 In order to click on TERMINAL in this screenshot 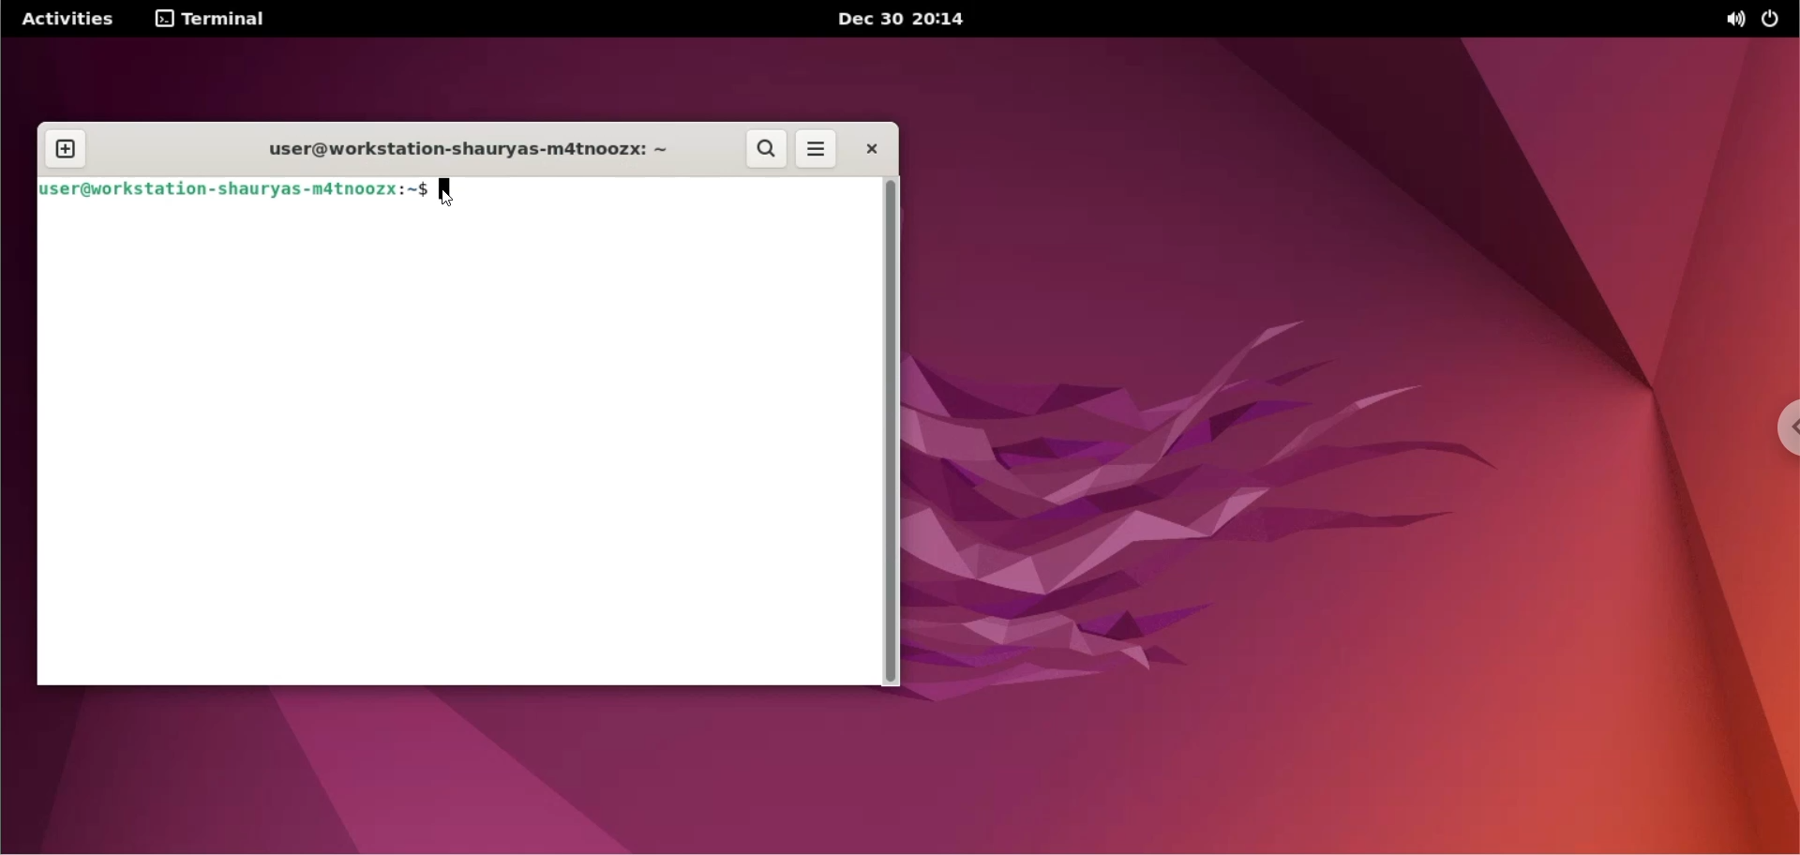, I will do `click(213, 19)`.